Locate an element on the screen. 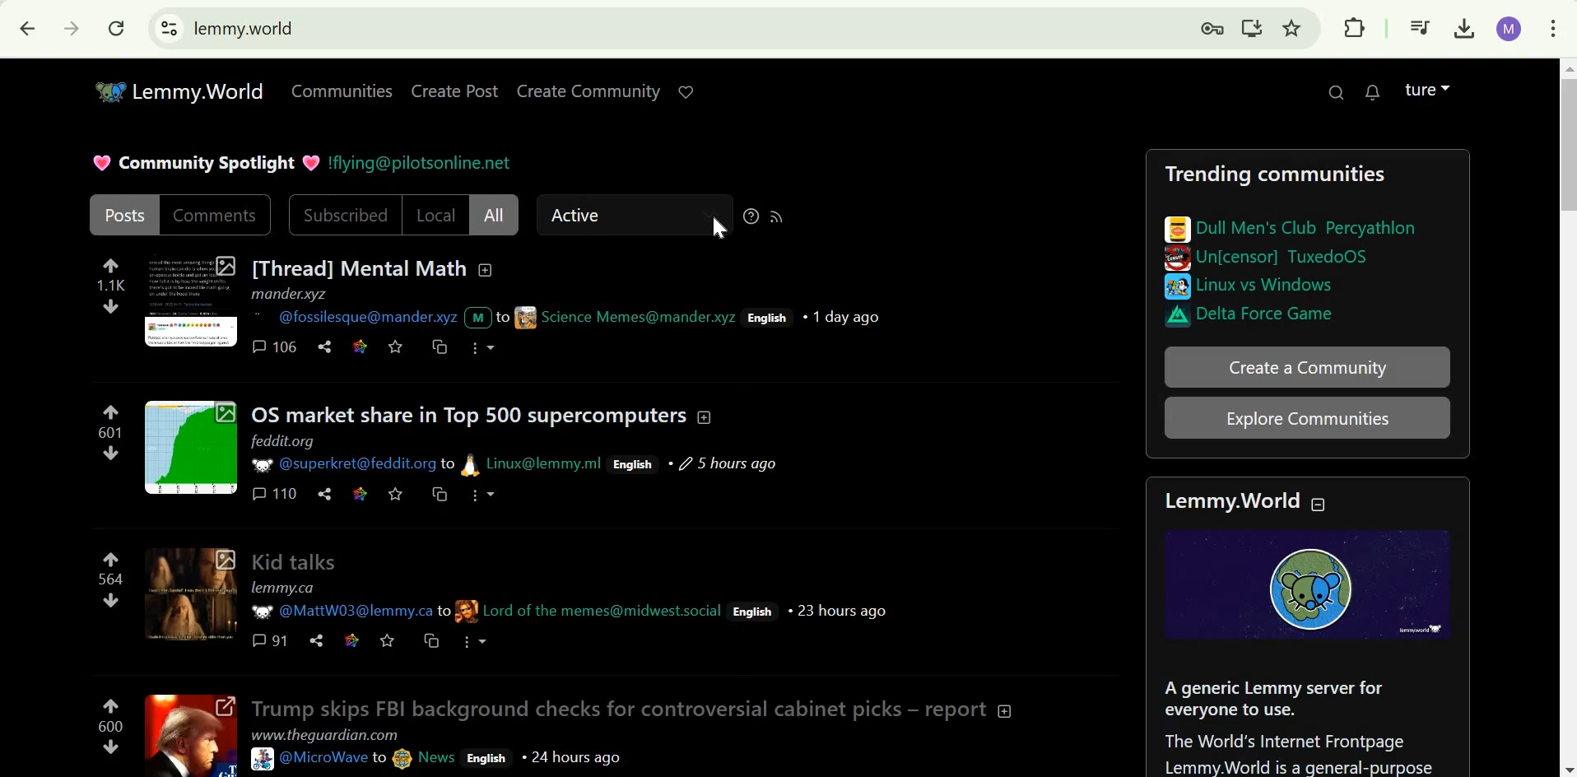 This screenshot has height=777, width=1577. Un[censor] TuxedoOS is located at coordinates (1281, 257).